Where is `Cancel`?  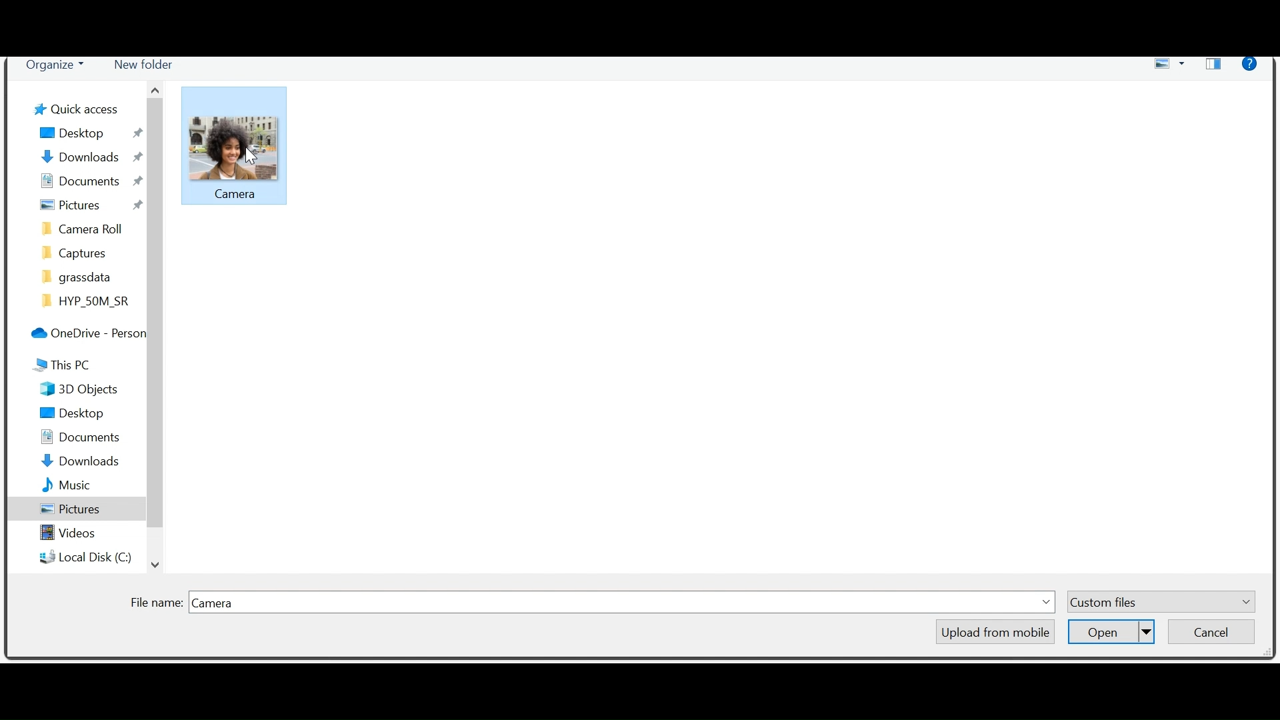
Cancel is located at coordinates (1217, 631).